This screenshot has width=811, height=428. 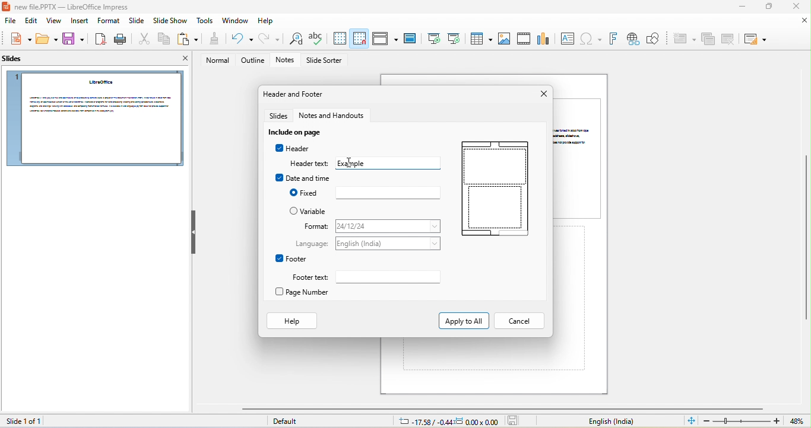 What do you see at coordinates (478, 354) in the screenshot?
I see `click here to add notes` at bounding box center [478, 354].